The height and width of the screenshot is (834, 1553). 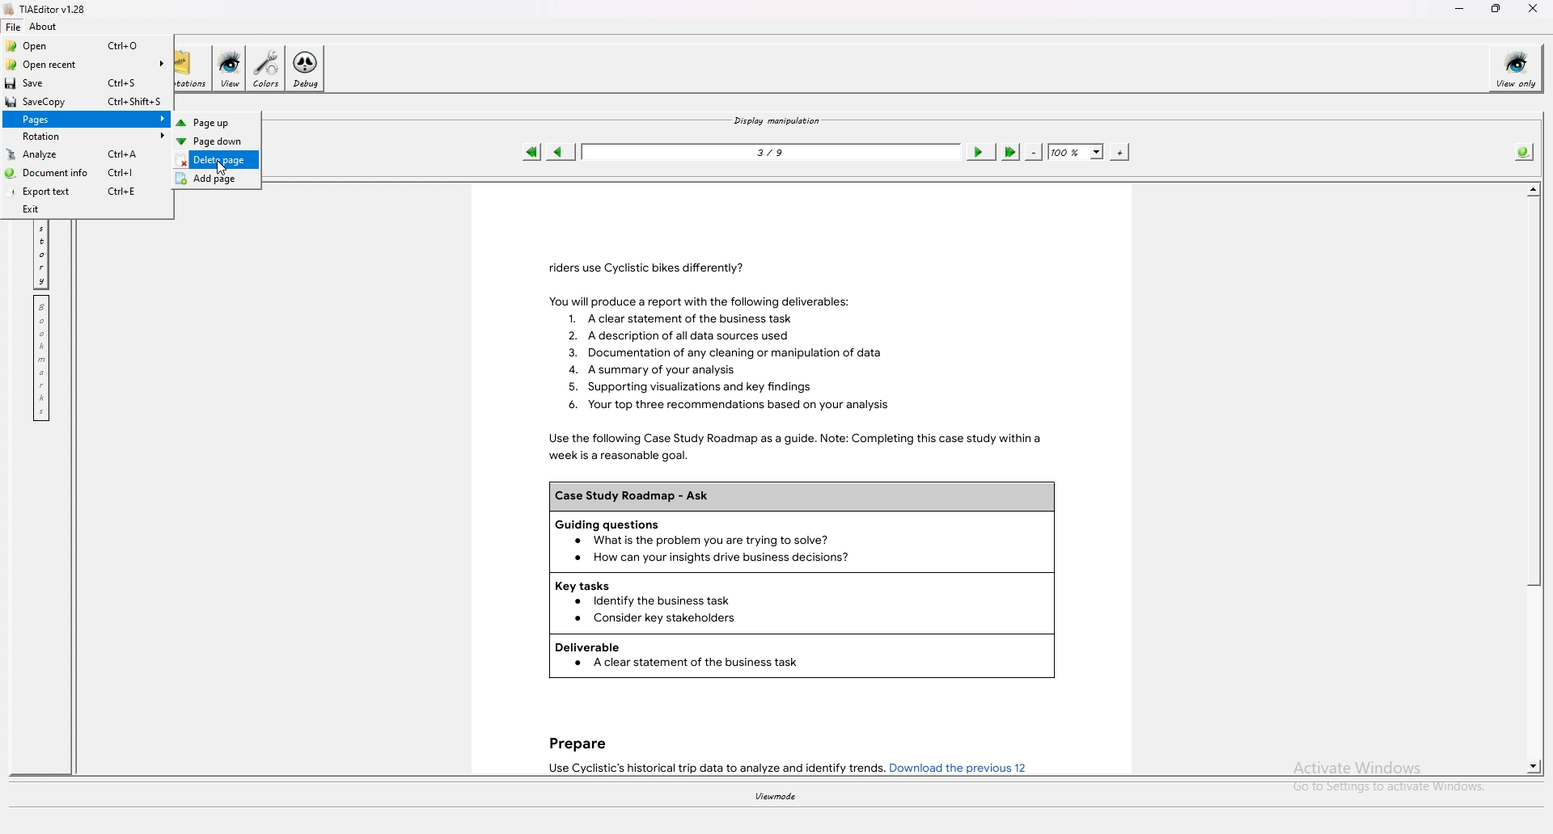 What do you see at coordinates (577, 740) in the screenshot?
I see `Prepare` at bounding box center [577, 740].